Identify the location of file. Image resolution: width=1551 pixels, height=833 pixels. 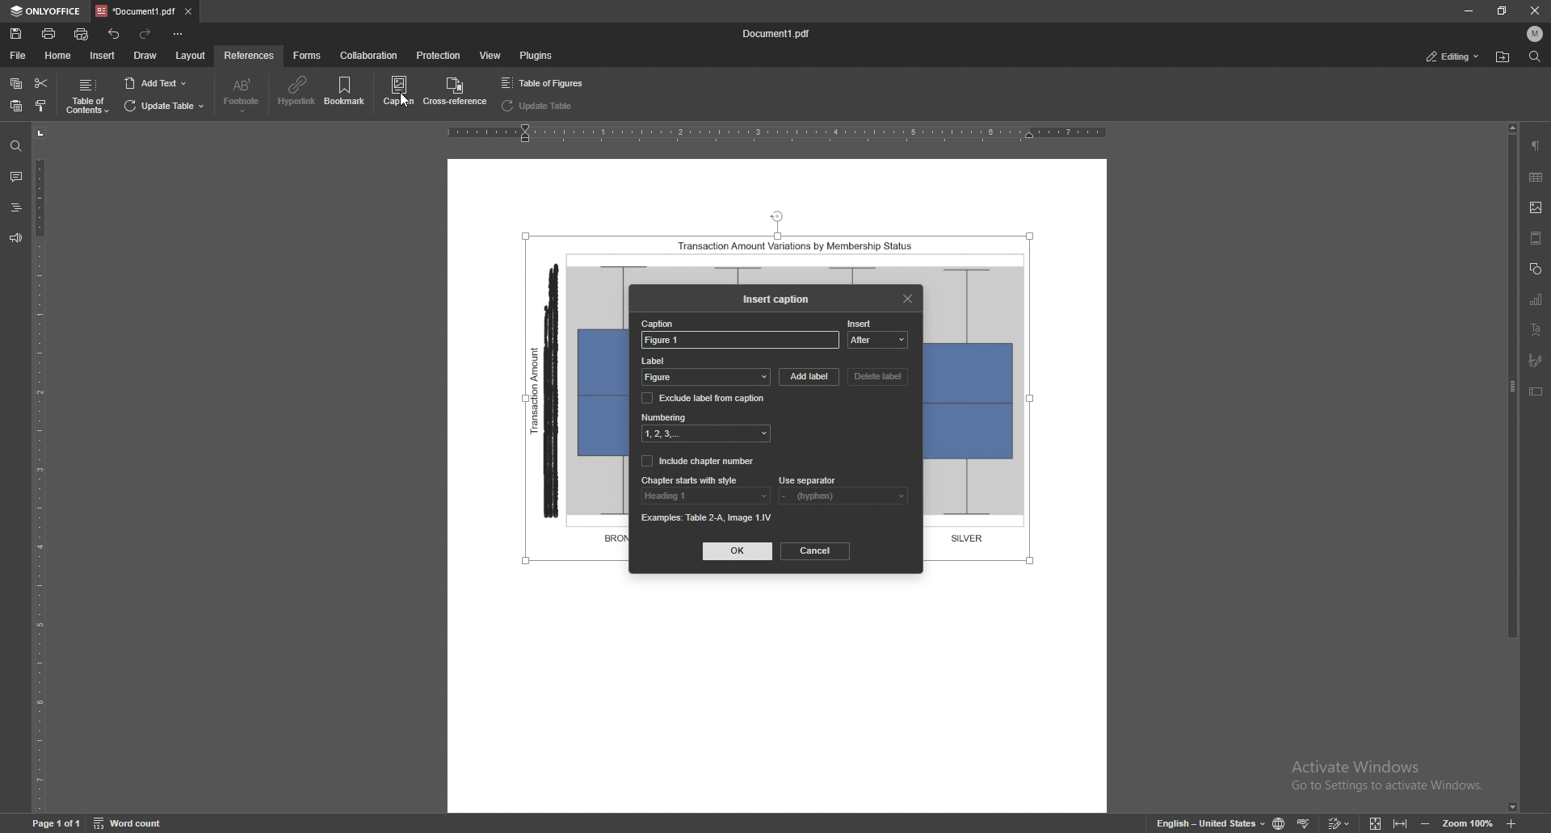
(19, 56).